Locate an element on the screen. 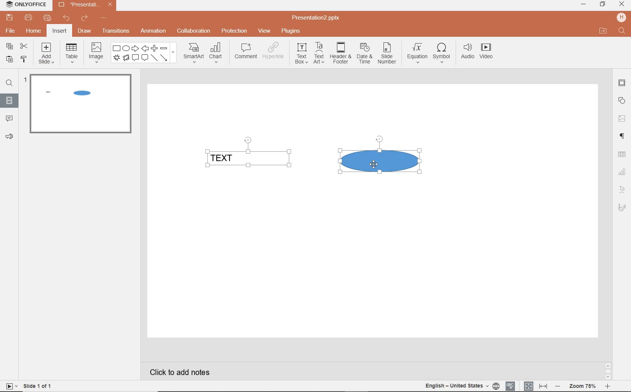 The height and width of the screenshot is (392, 631). IMAGE SETTINGS is located at coordinates (622, 118).